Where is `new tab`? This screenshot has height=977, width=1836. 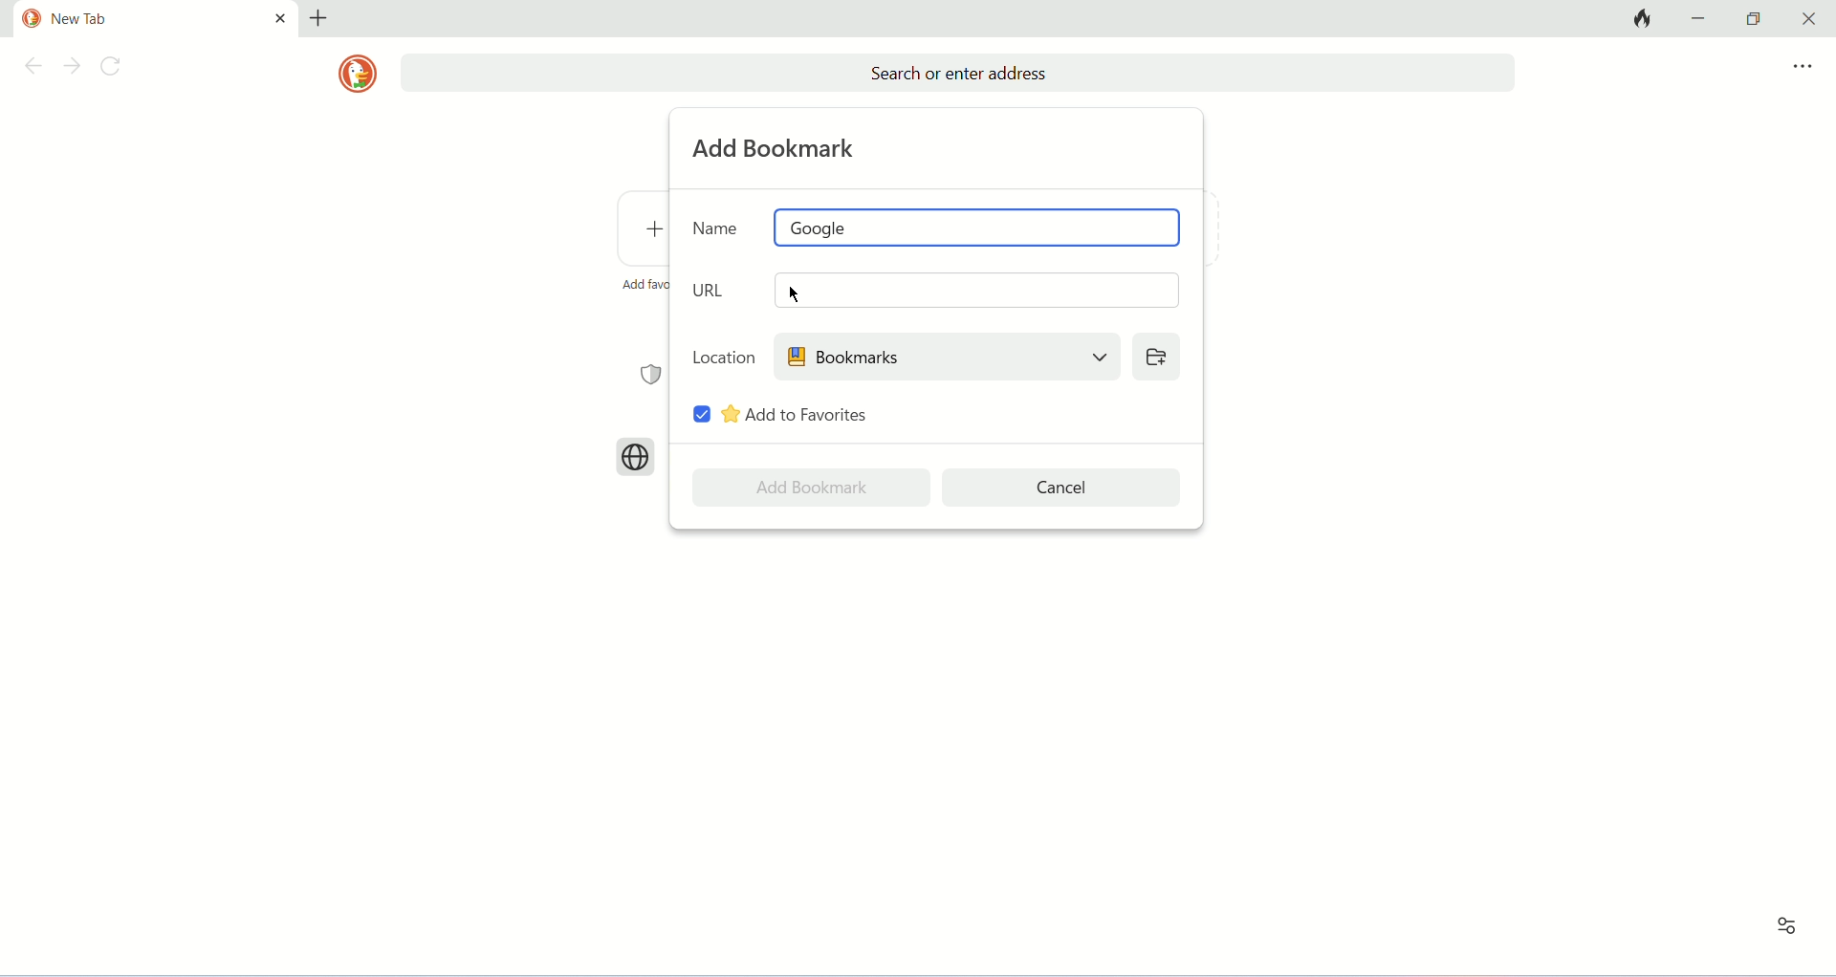 new tab is located at coordinates (318, 18).